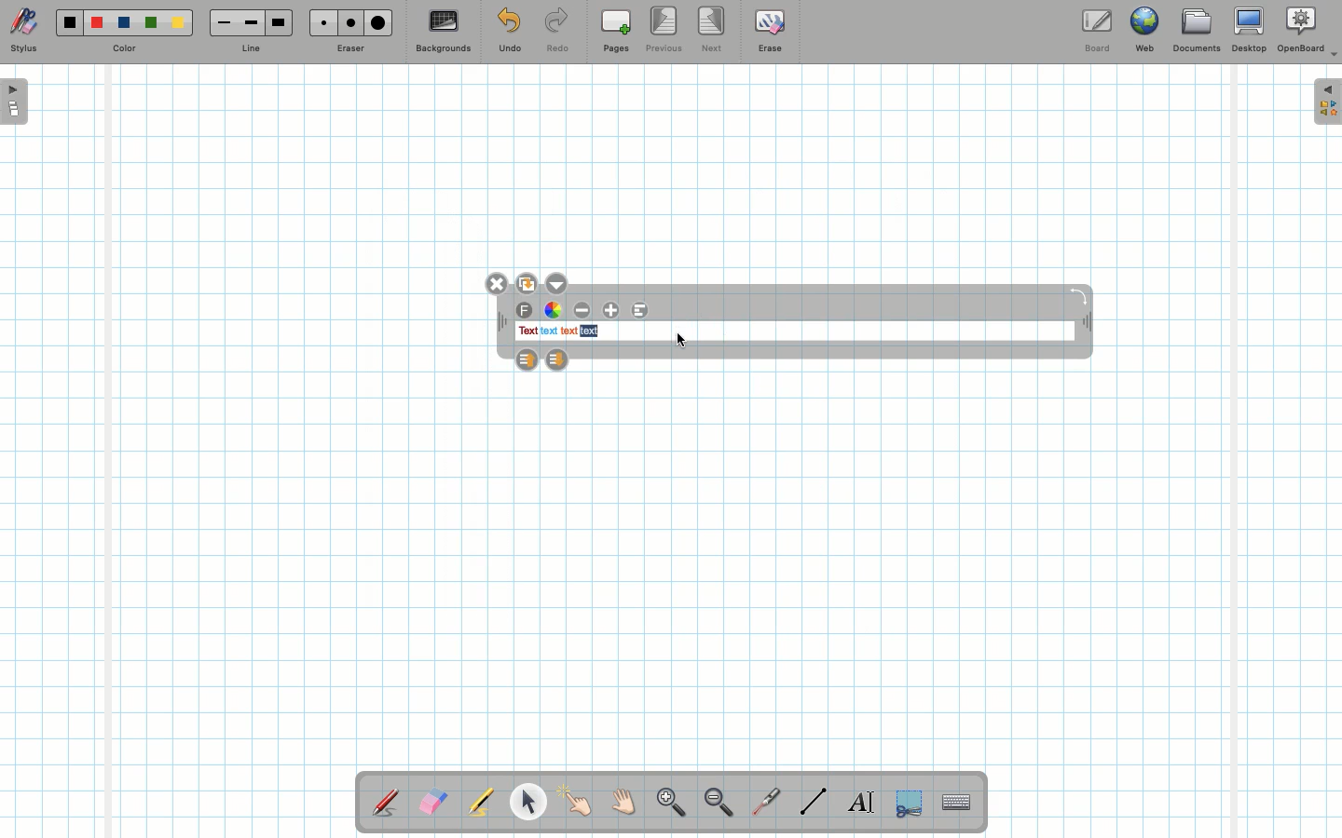 The height and width of the screenshot is (838, 1342). Describe the element at coordinates (1143, 34) in the screenshot. I see `Web` at that location.